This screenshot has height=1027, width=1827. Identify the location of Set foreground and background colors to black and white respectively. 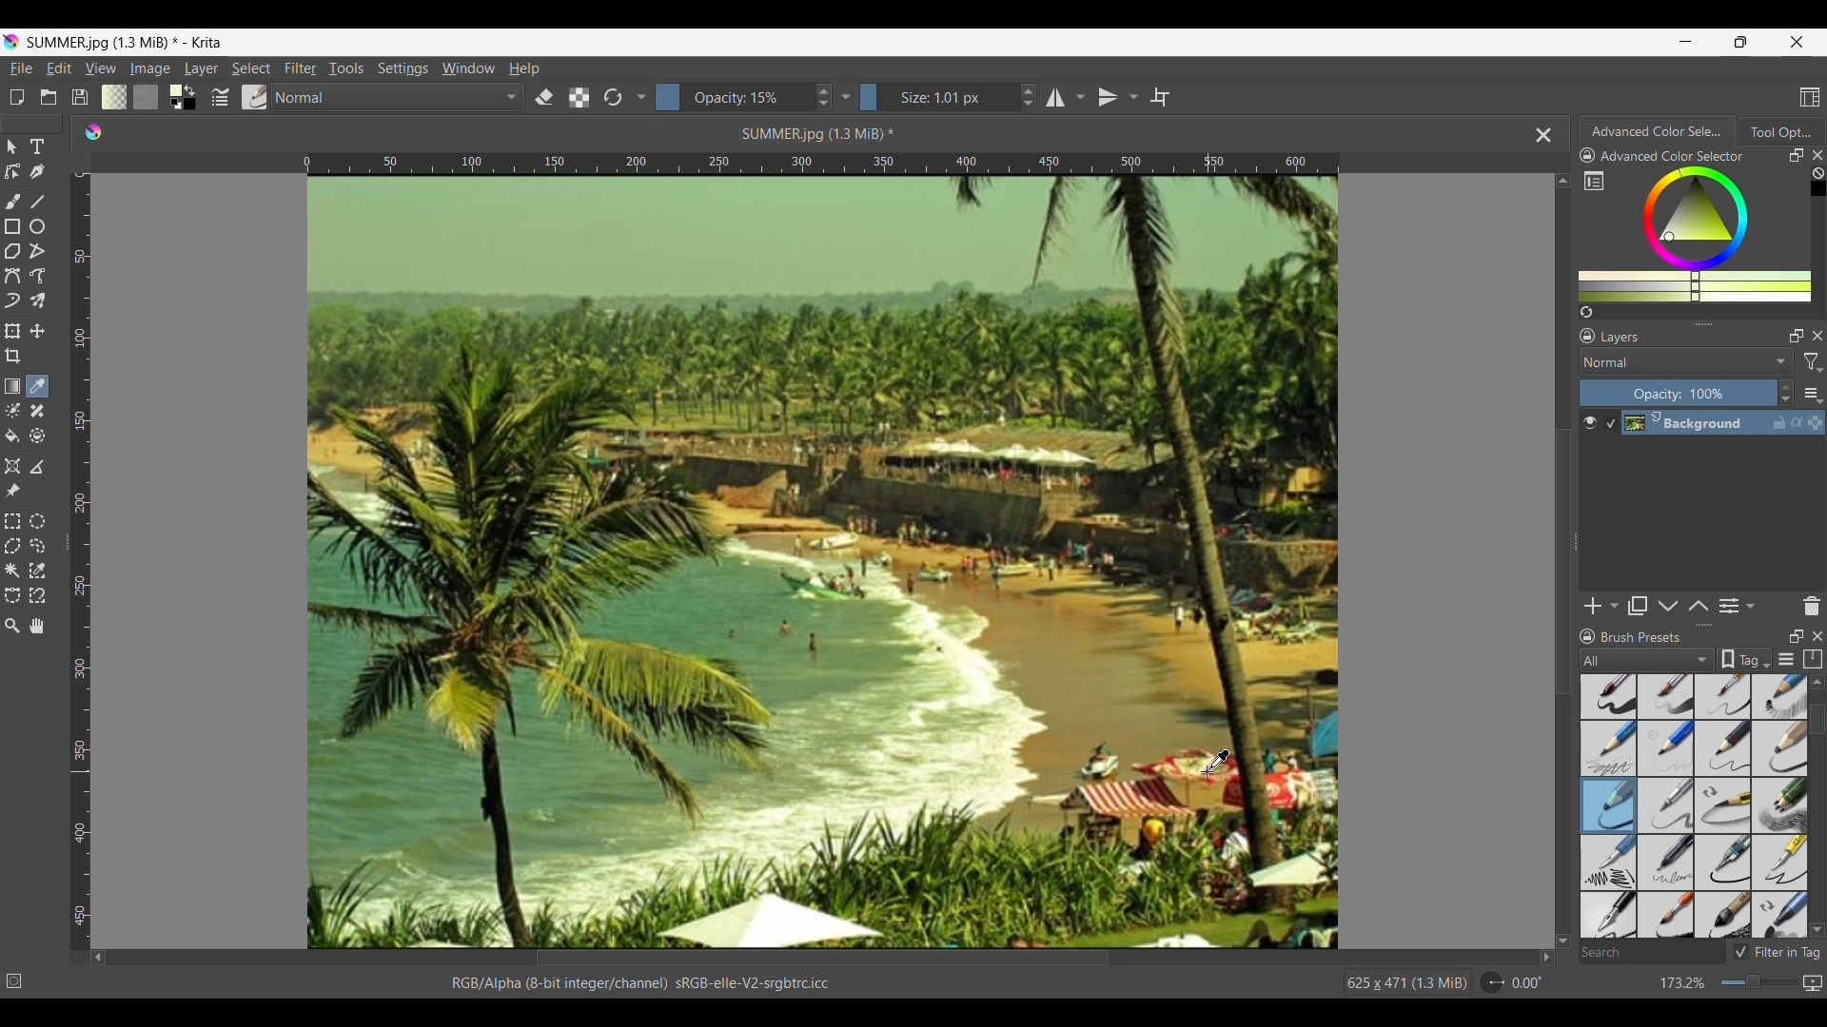
(172, 106).